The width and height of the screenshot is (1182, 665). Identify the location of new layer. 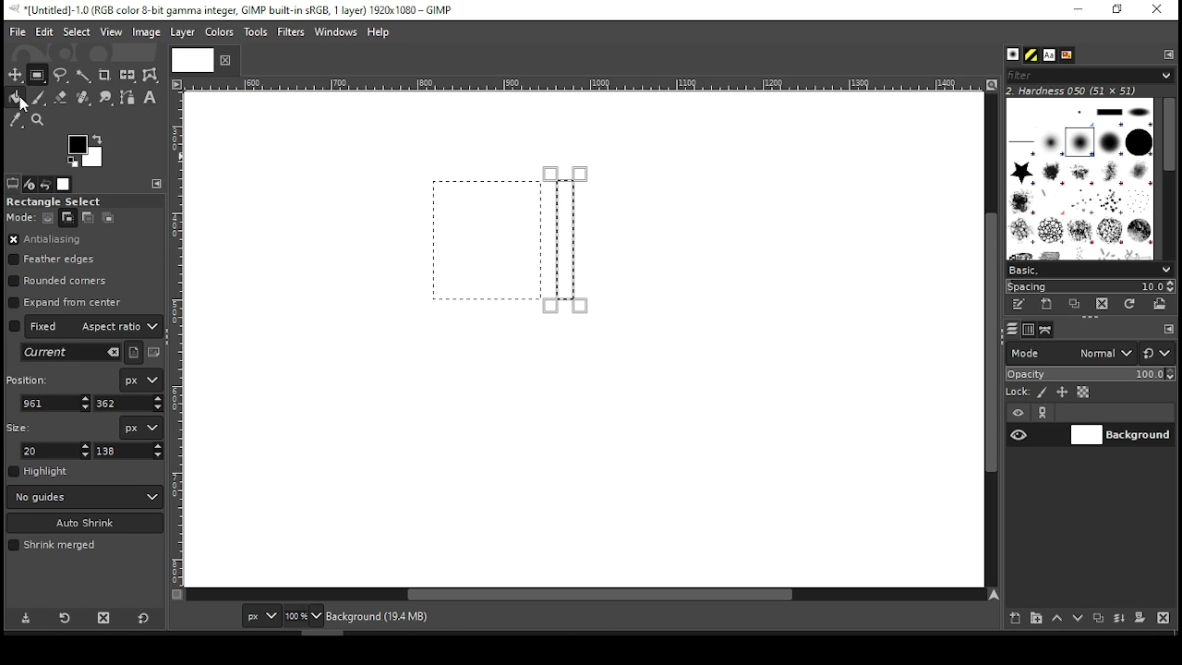
(1011, 616).